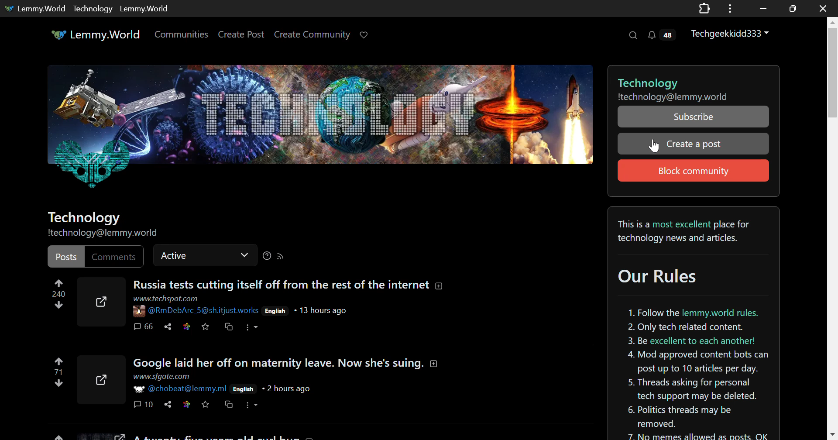  I want to click on Save, so click(206, 406).